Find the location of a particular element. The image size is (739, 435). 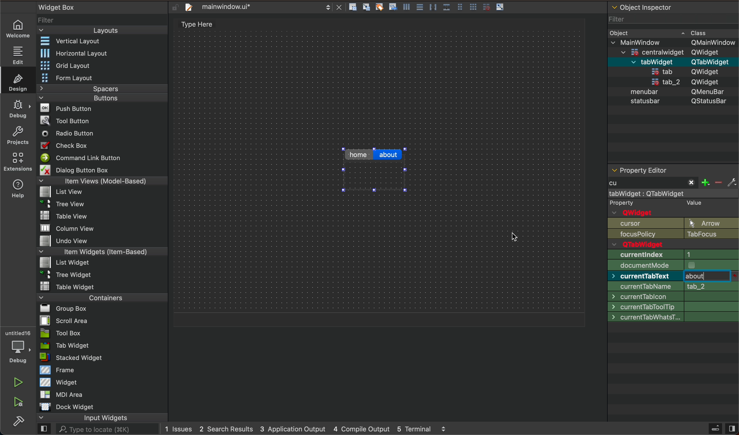

QWidget is located at coordinates (706, 81).